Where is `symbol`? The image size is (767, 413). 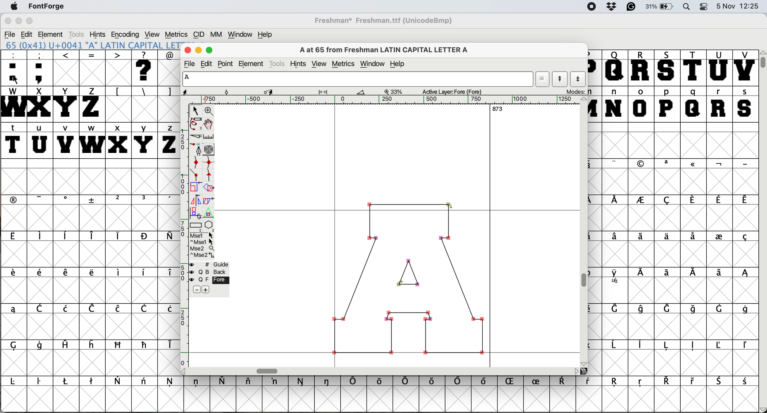
symbol is located at coordinates (666, 381).